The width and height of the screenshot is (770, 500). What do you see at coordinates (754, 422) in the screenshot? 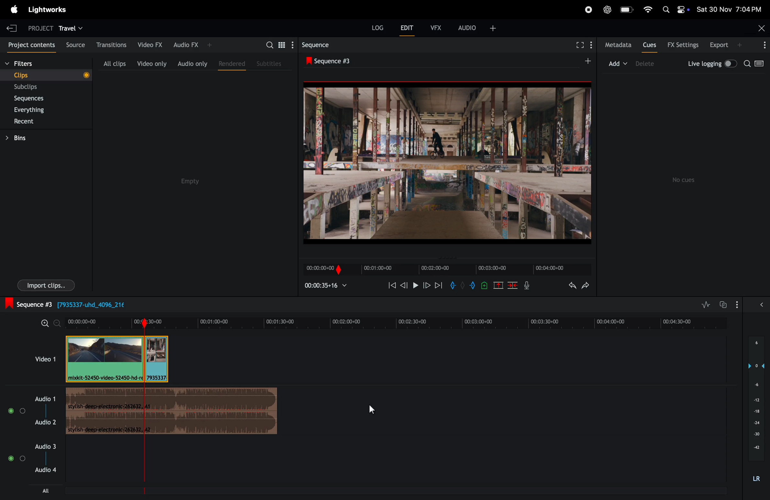
I see `-24 (layers)` at bounding box center [754, 422].